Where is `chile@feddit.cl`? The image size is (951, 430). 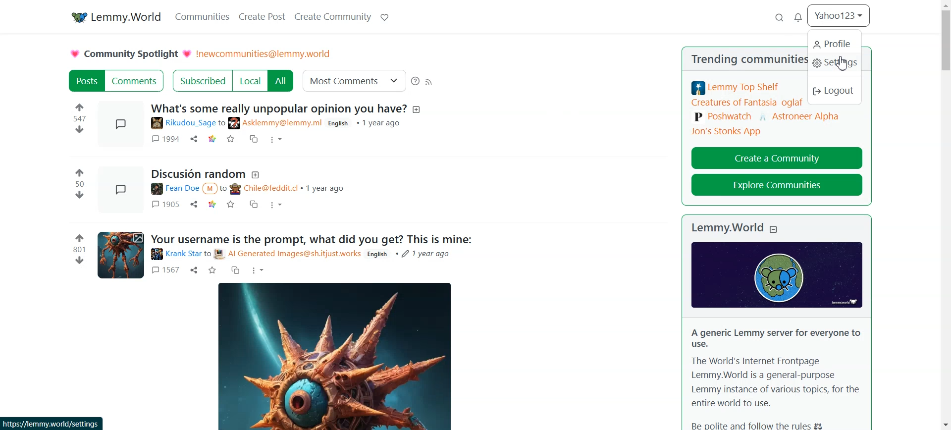 chile@feddit.cl is located at coordinates (264, 189).